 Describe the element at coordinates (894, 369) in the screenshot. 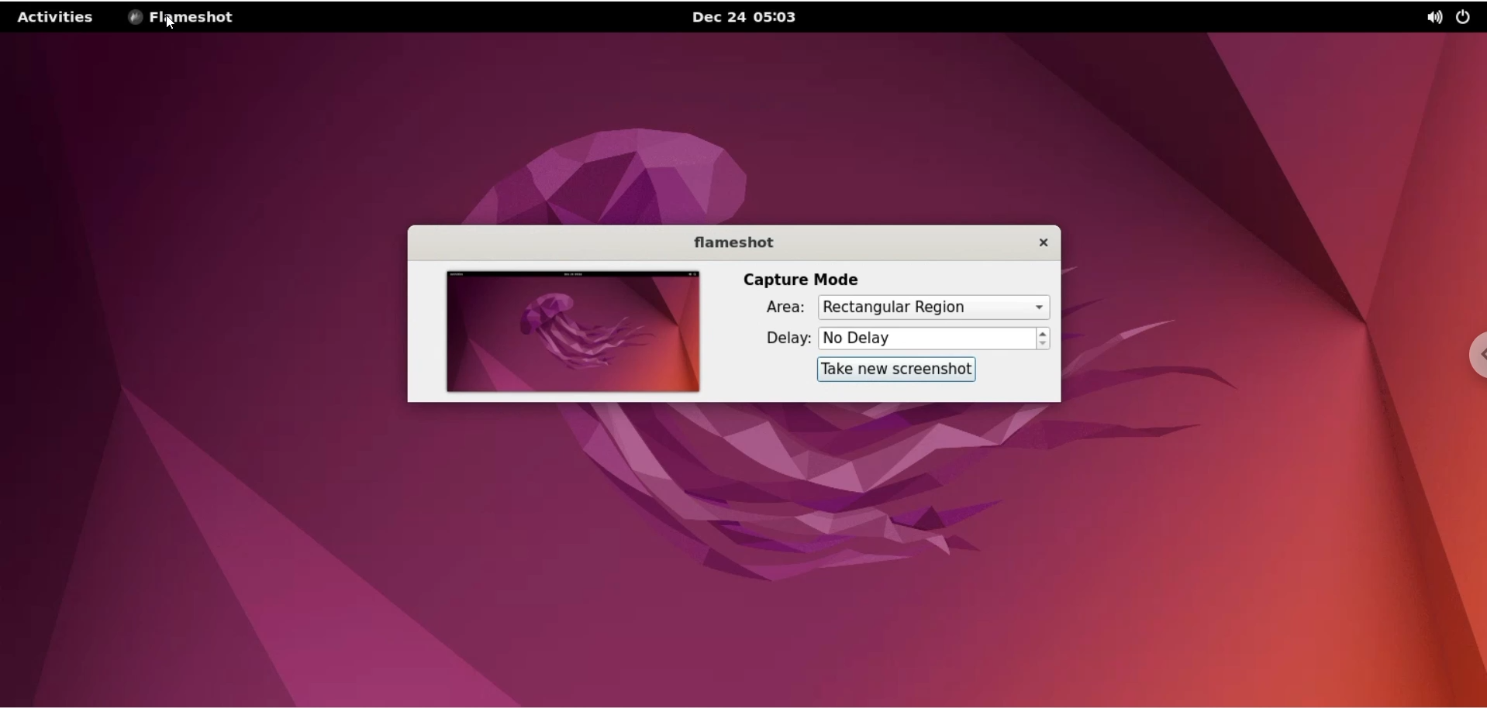

I see `take new screenshot` at that location.